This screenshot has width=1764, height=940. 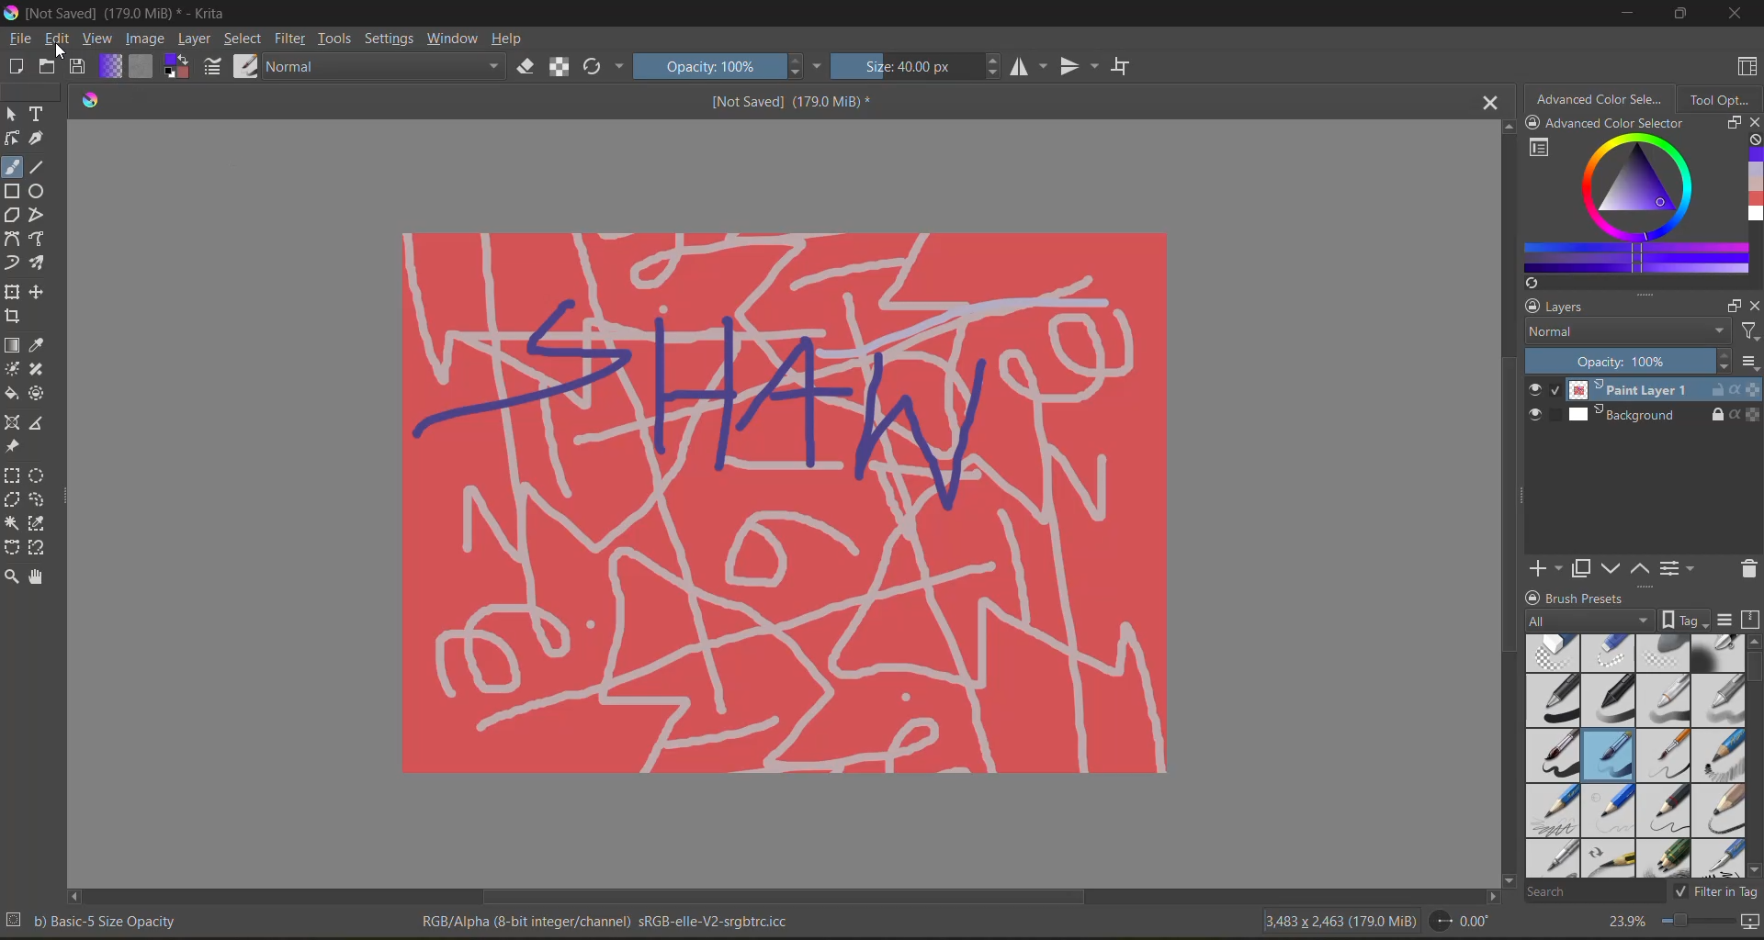 What do you see at coordinates (94, 920) in the screenshot?
I see `b) Basic-5 Size Opacity` at bounding box center [94, 920].